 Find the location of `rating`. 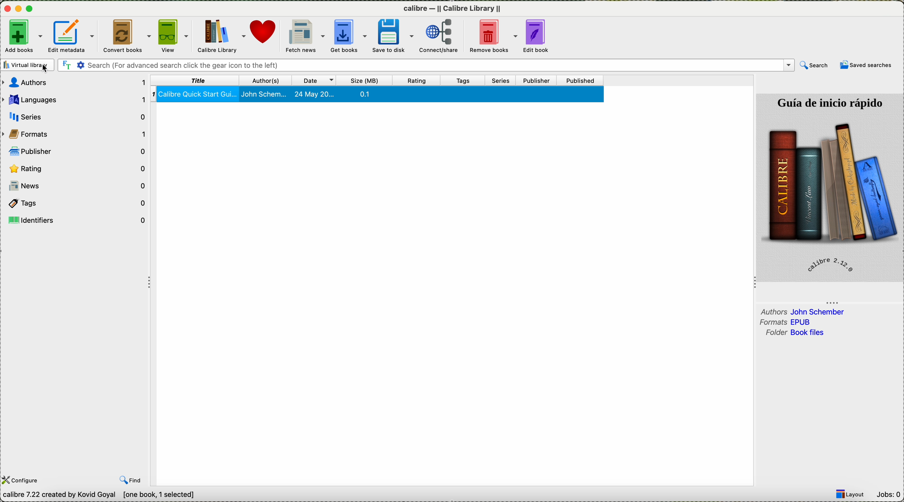

rating is located at coordinates (77, 168).